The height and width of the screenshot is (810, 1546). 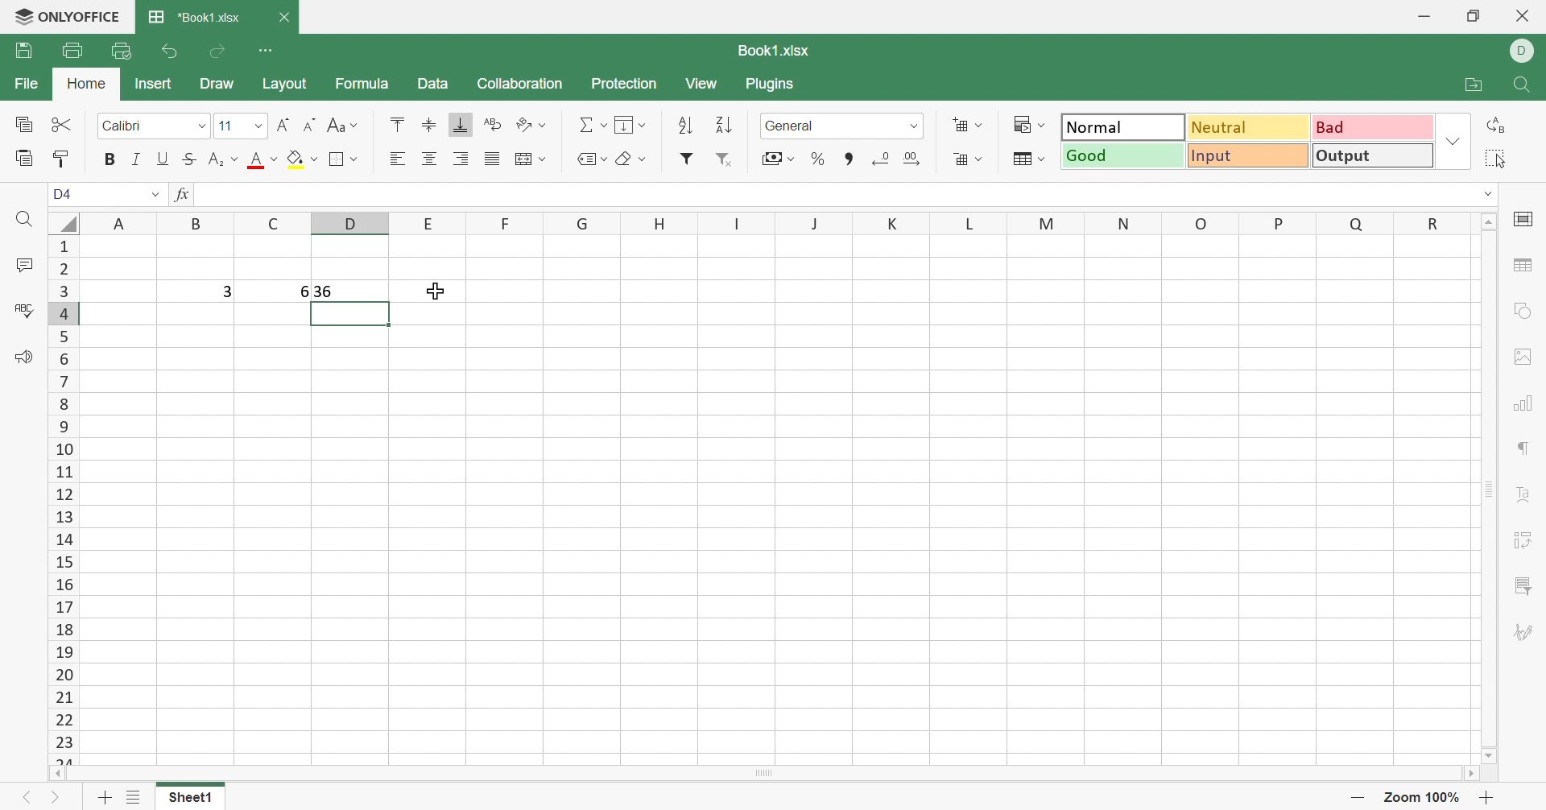 I want to click on Paste, so click(x=24, y=161).